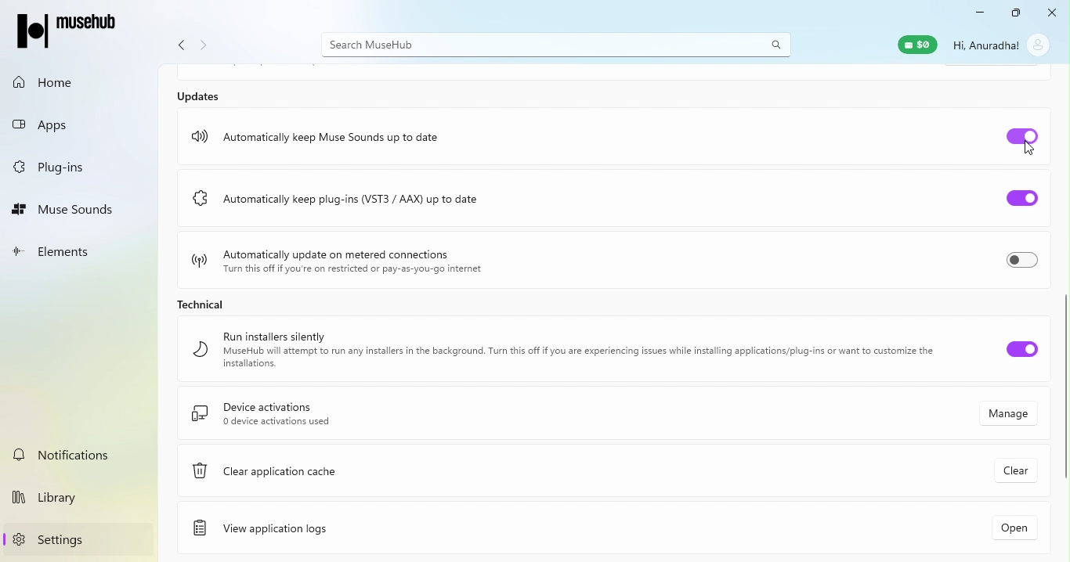 The height and width of the screenshot is (562, 1070). Describe the element at coordinates (556, 44) in the screenshot. I see `Search bar` at that location.